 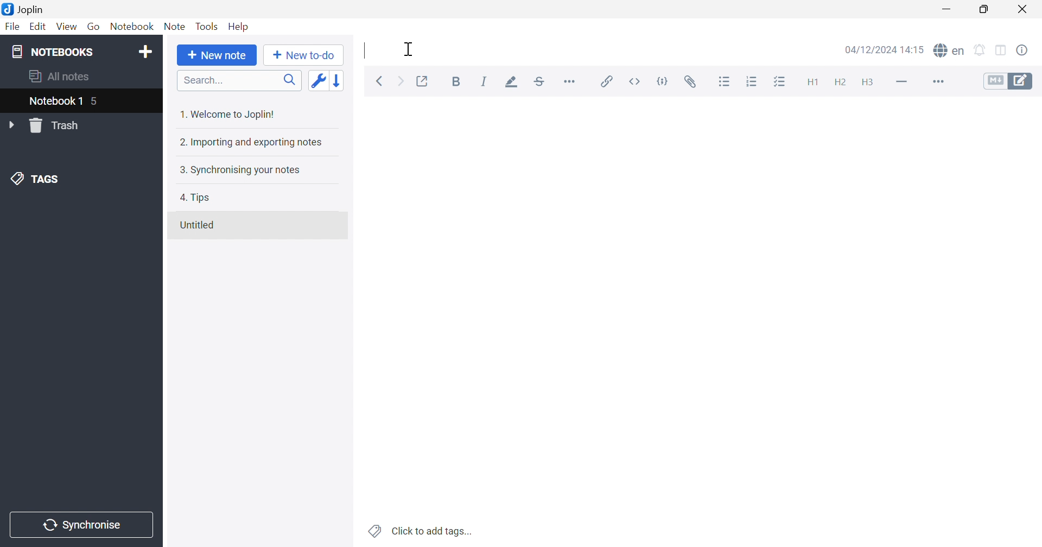 What do you see at coordinates (93, 27) in the screenshot?
I see `Go` at bounding box center [93, 27].